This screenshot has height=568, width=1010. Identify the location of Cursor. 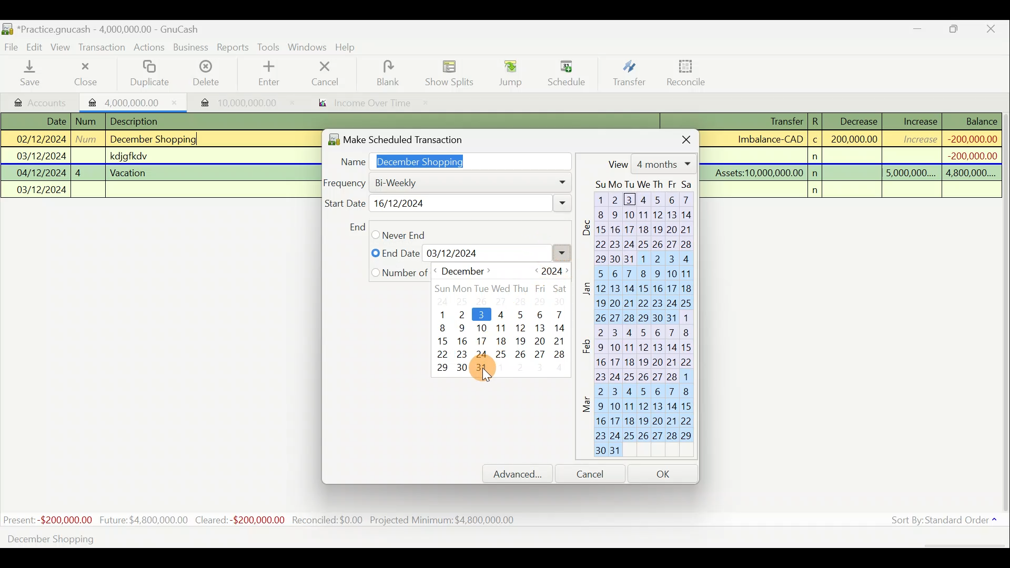
(493, 379).